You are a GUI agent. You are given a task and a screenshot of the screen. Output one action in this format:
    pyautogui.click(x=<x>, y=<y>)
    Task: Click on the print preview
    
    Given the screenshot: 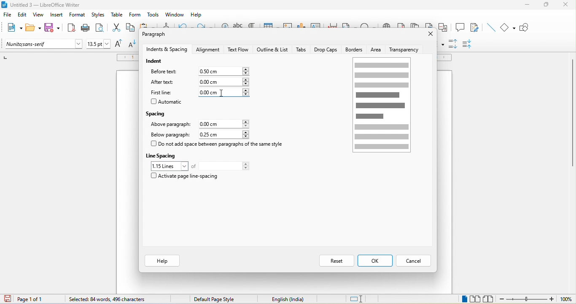 What is the action you would take?
    pyautogui.click(x=102, y=28)
    